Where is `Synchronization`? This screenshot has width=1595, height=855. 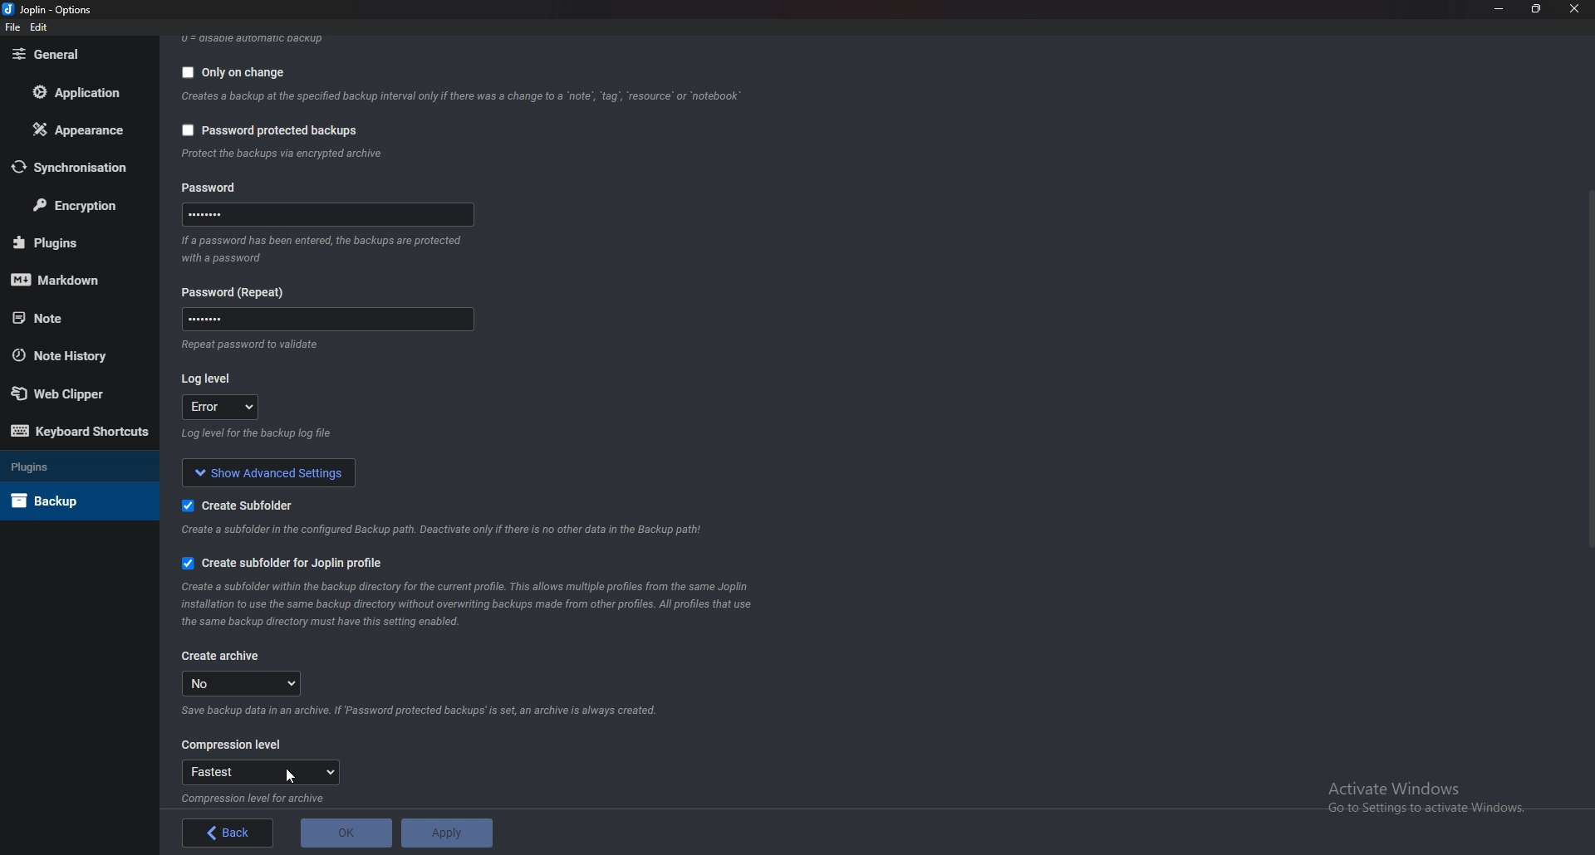 Synchronization is located at coordinates (80, 169).